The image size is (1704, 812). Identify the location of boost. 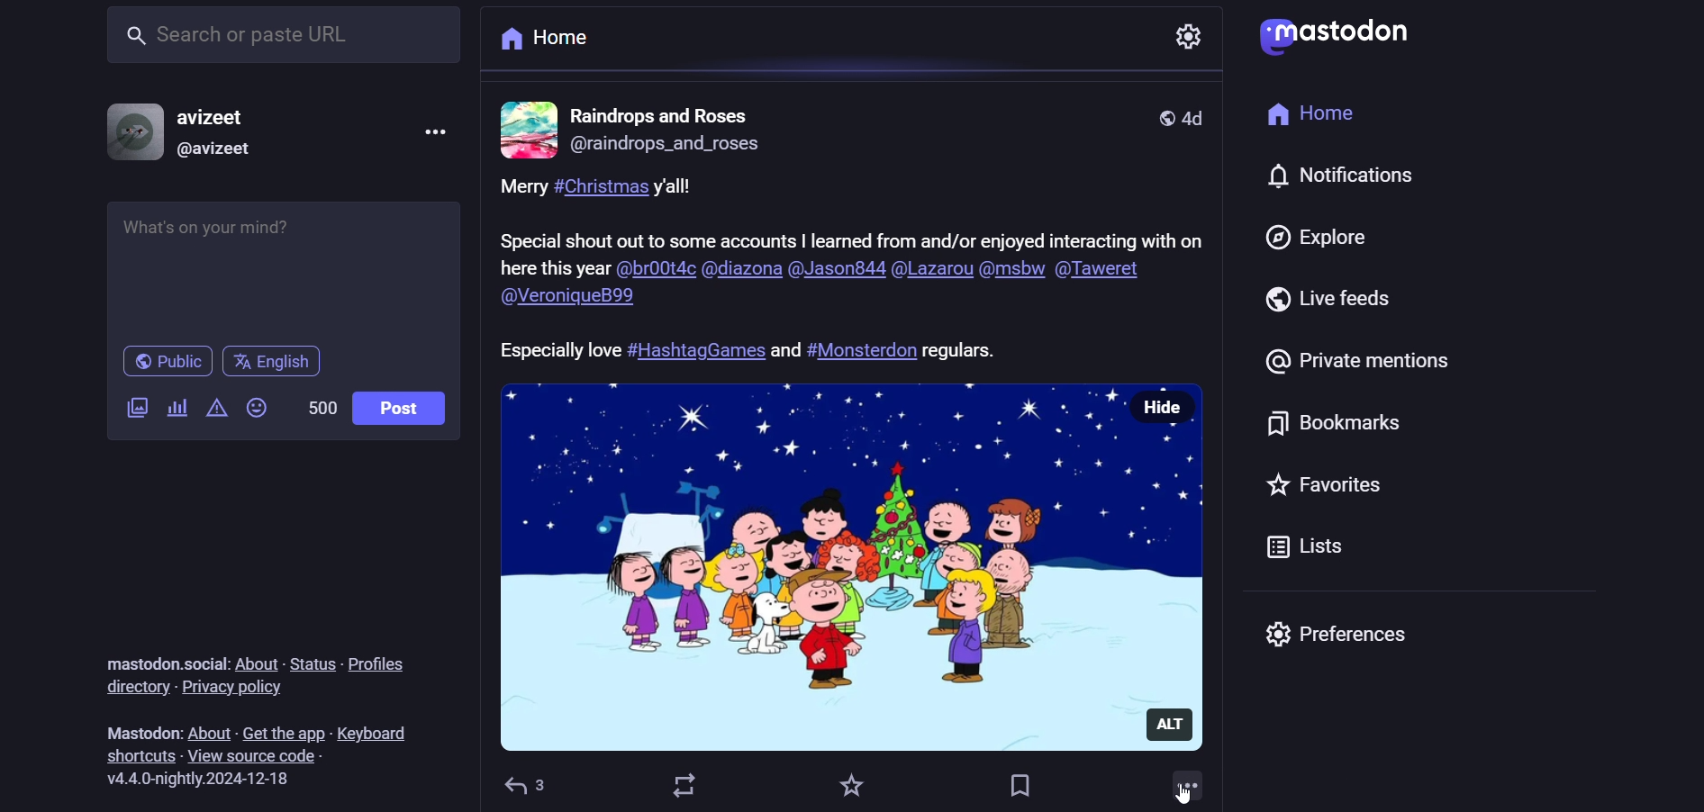
(689, 786).